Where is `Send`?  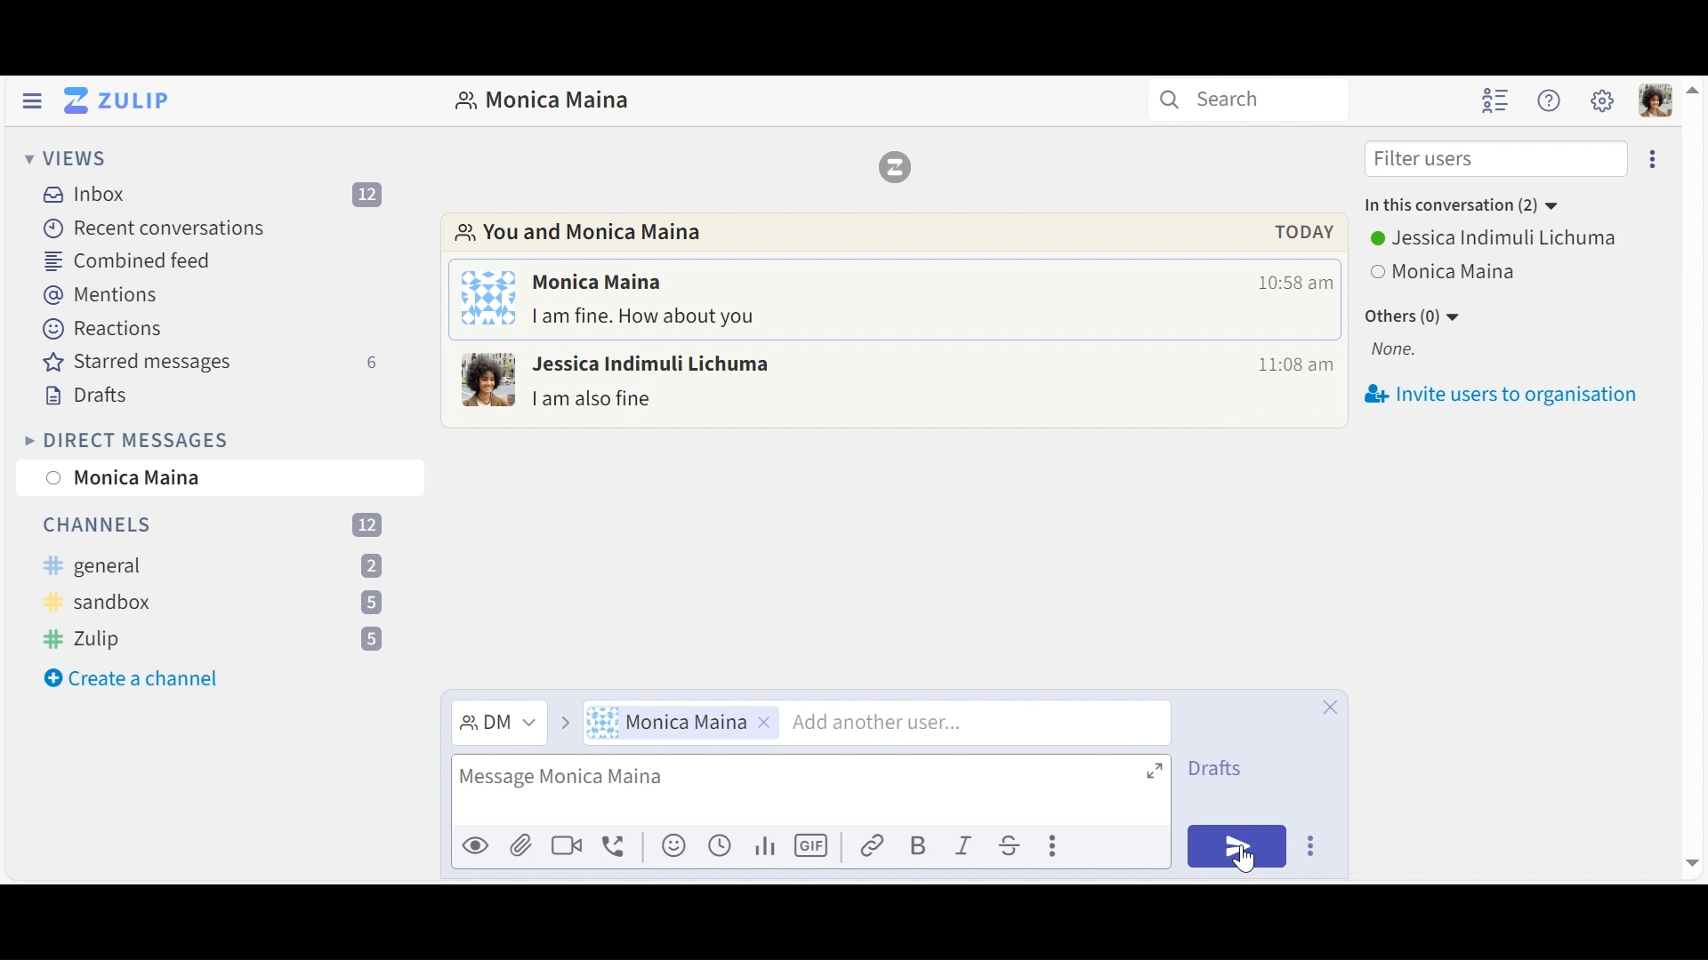 Send is located at coordinates (1236, 846).